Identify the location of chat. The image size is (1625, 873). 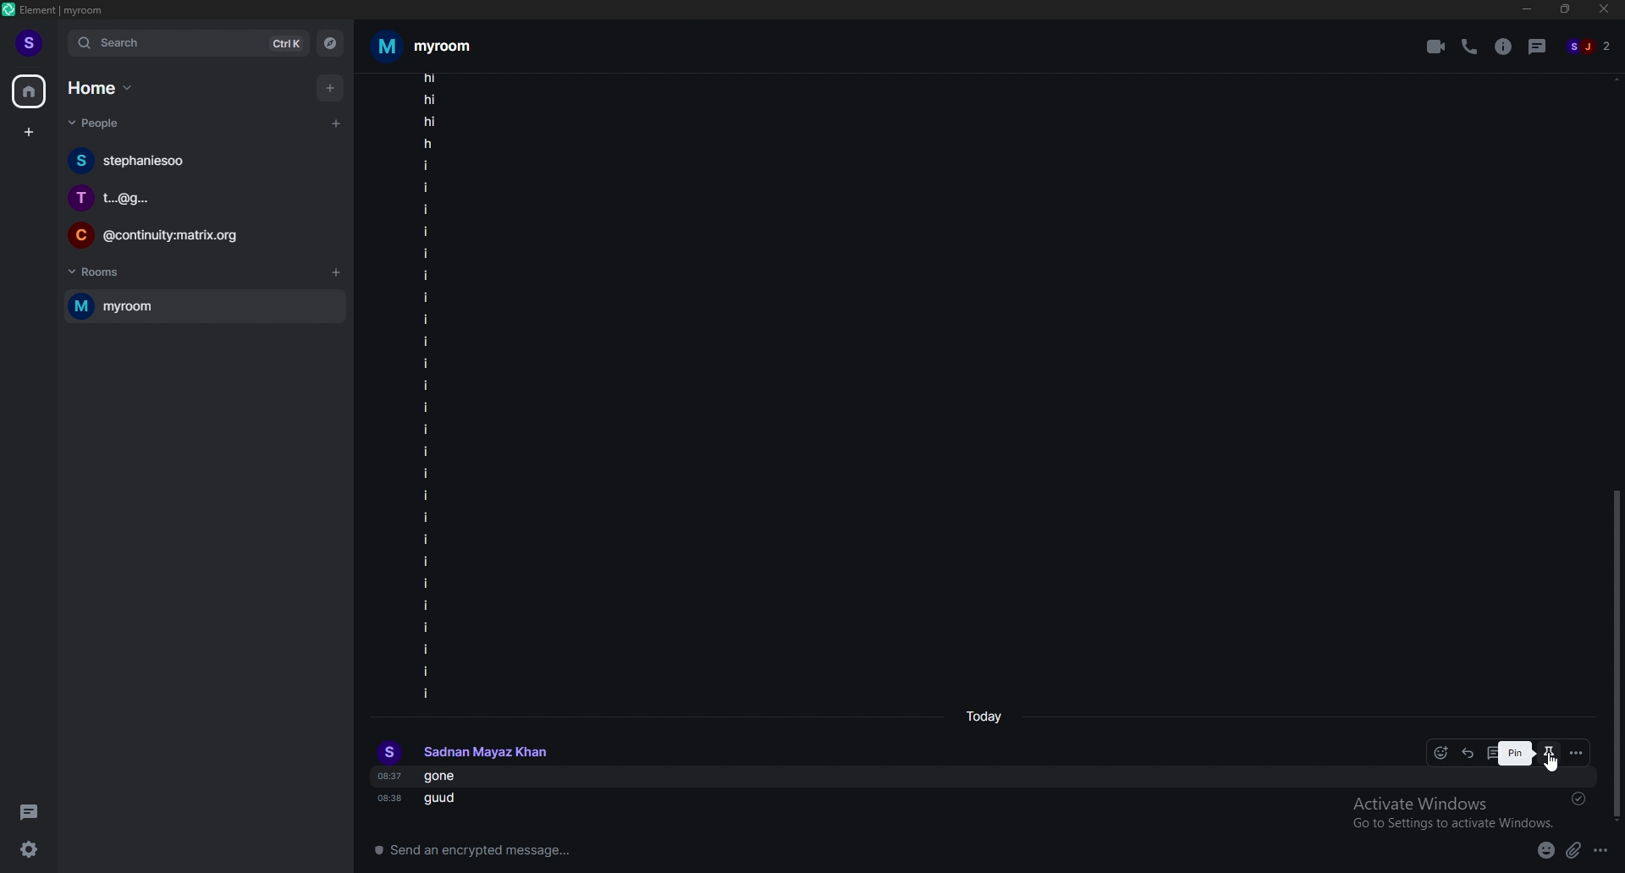
(202, 161).